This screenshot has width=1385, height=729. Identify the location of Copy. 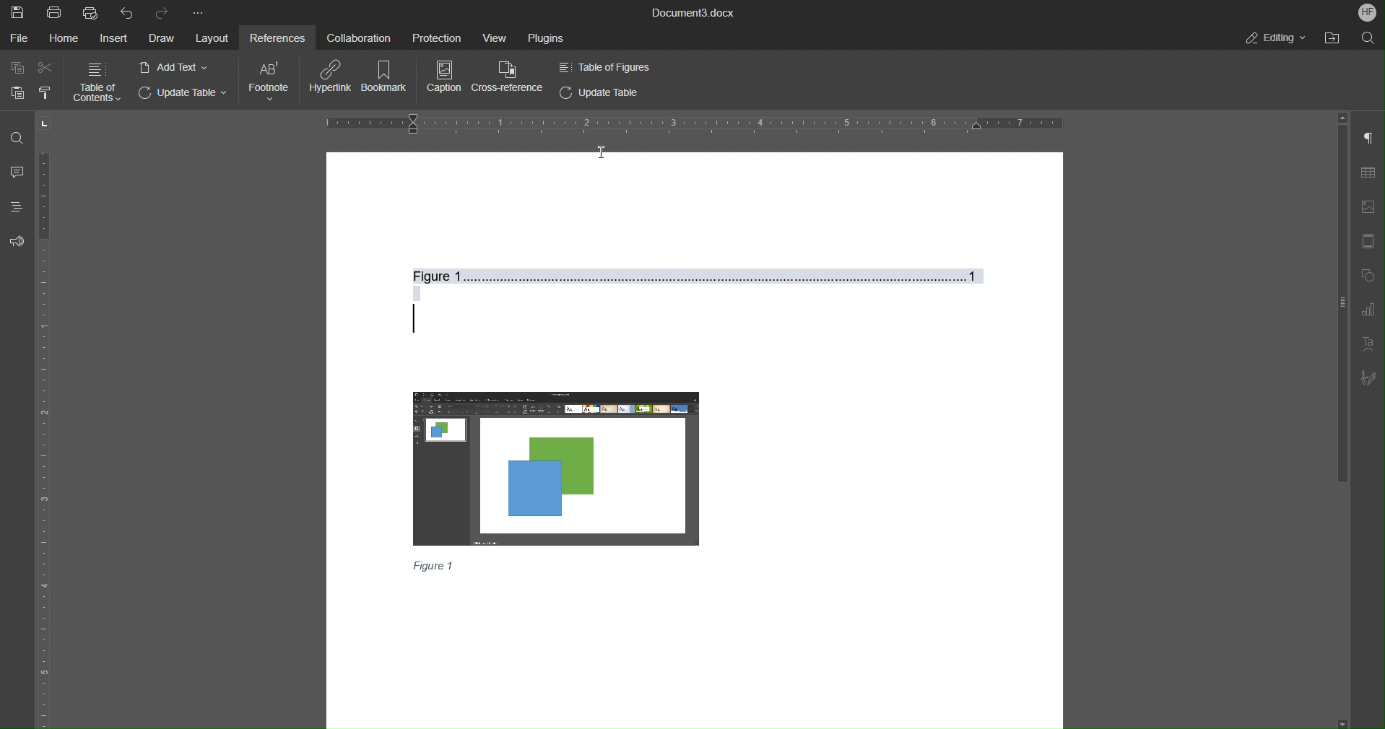
(18, 68).